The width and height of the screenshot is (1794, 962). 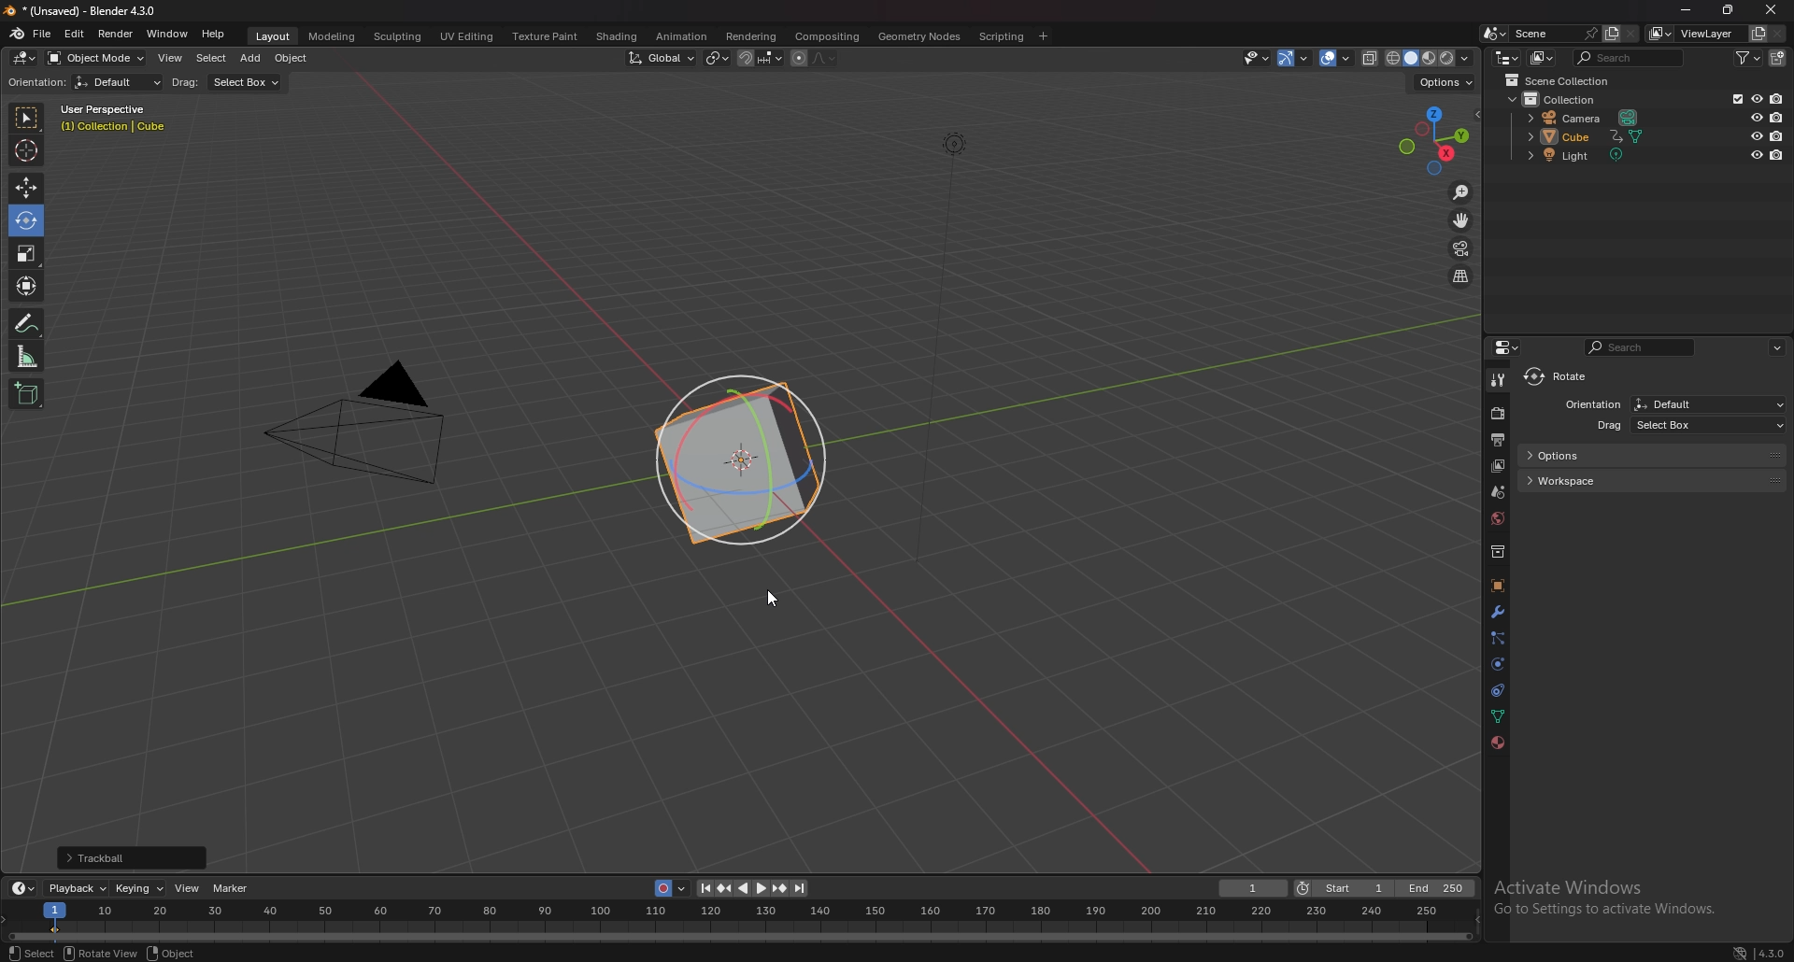 What do you see at coordinates (27, 394) in the screenshot?
I see `add cube` at bounding box center [27, 394].